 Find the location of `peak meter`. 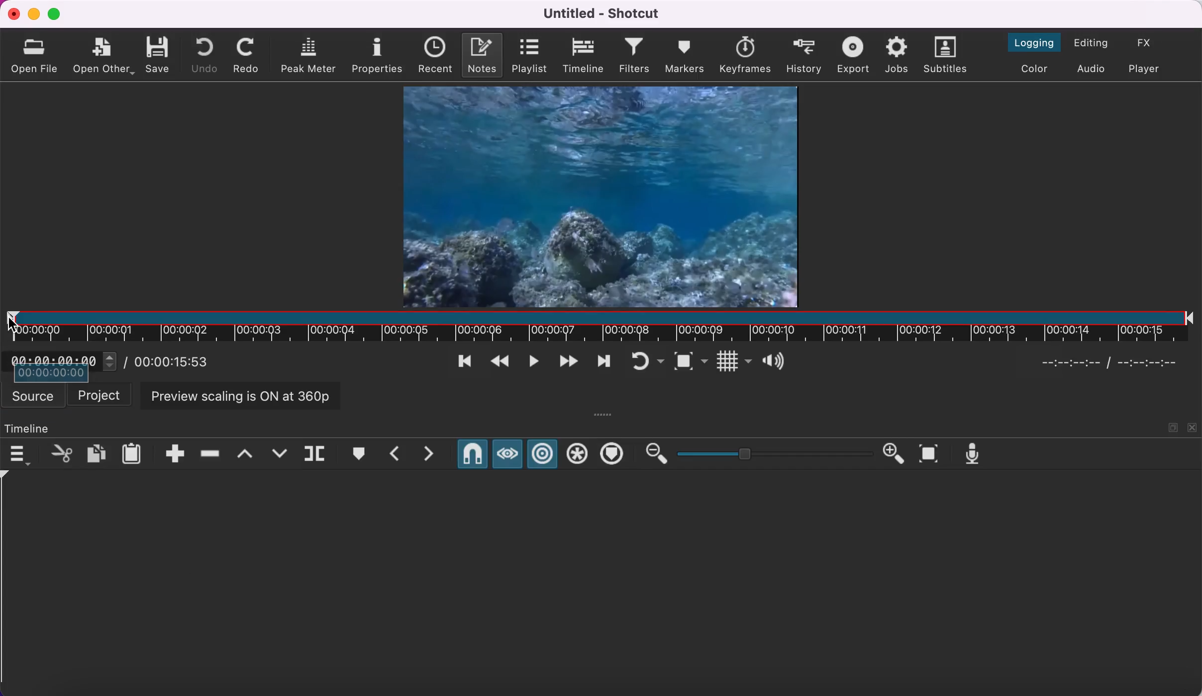

peak meter is located at coordinates (308, 55).